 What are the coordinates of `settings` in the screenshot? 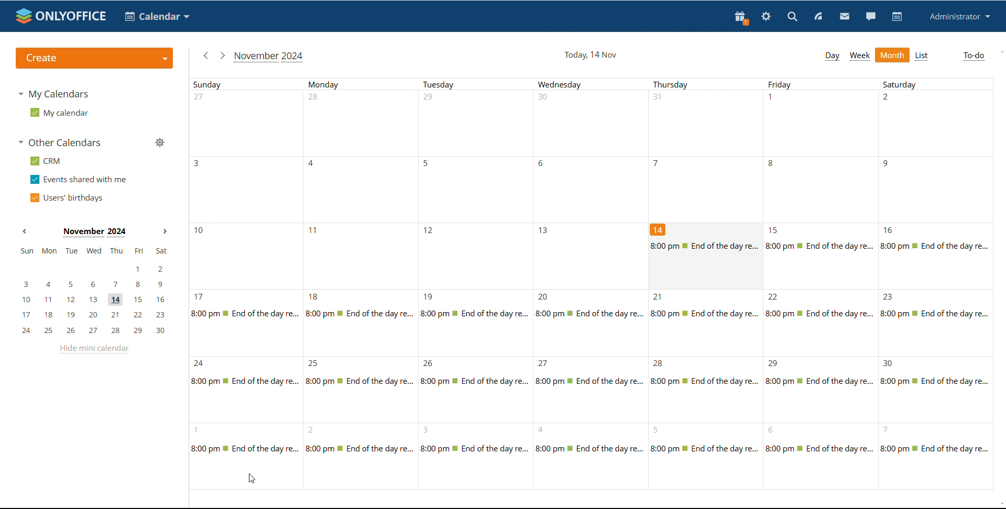 It's located at (766, 18).